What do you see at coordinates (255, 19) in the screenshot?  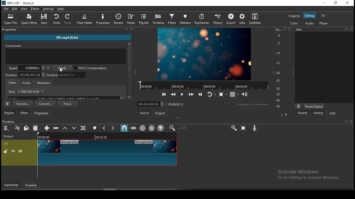 I see `subtitles` at bounding box center [255, 19].